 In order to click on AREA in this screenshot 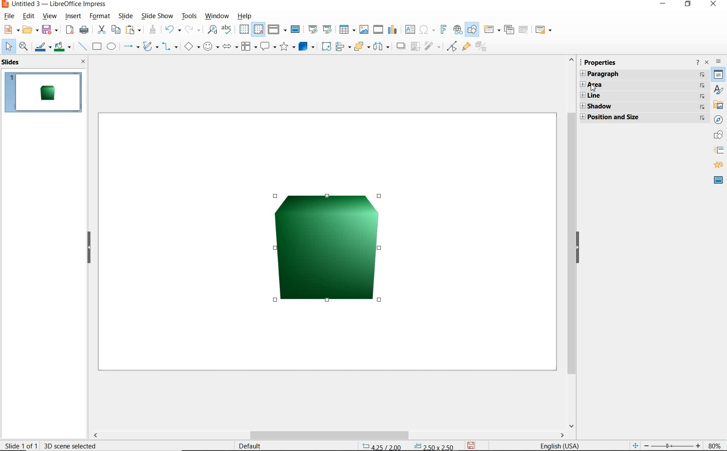, I will do `click(643, 86)`.